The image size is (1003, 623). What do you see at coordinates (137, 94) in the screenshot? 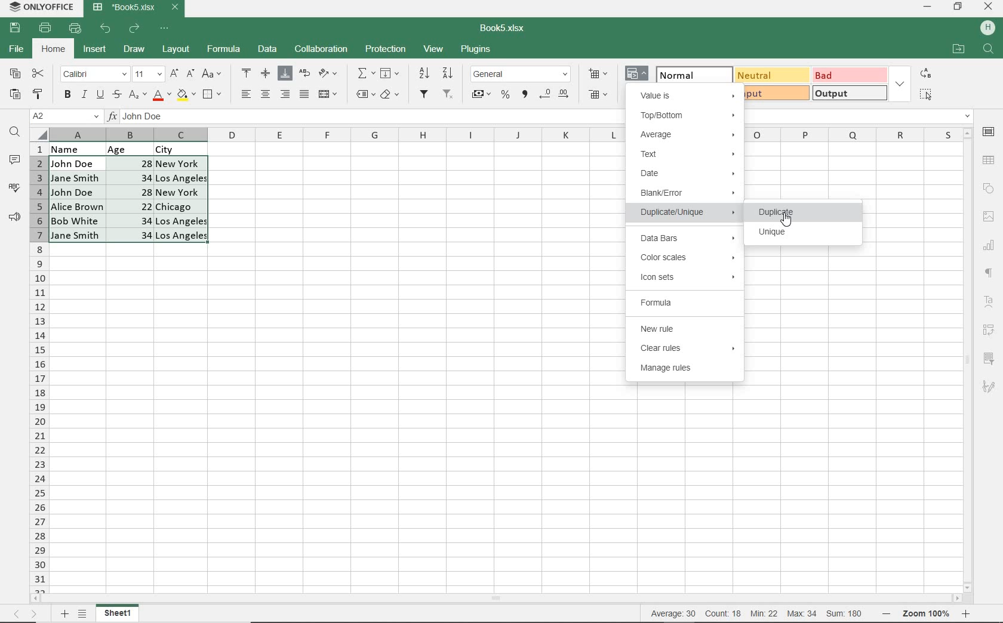
I see `SUBSCRIPT/SUPERSCRIPT` at bounding box center [137, 94].